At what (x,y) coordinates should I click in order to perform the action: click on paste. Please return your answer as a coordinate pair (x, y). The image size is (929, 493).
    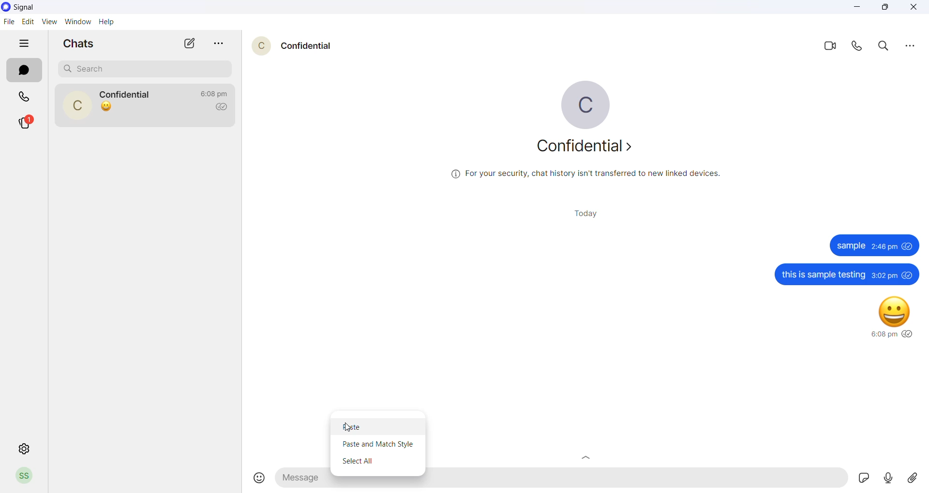
    Looking at the image, I should click on (379, 425).